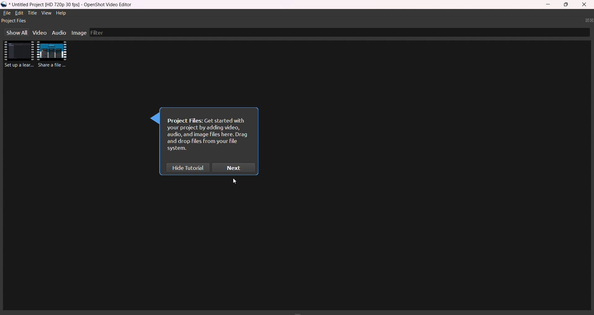 Image resolution: width=594 pixels, height=315 pixels. What do you see at coordinates (79, 33) in the screenshot?
I see `image` at bounding box center [79, 33].